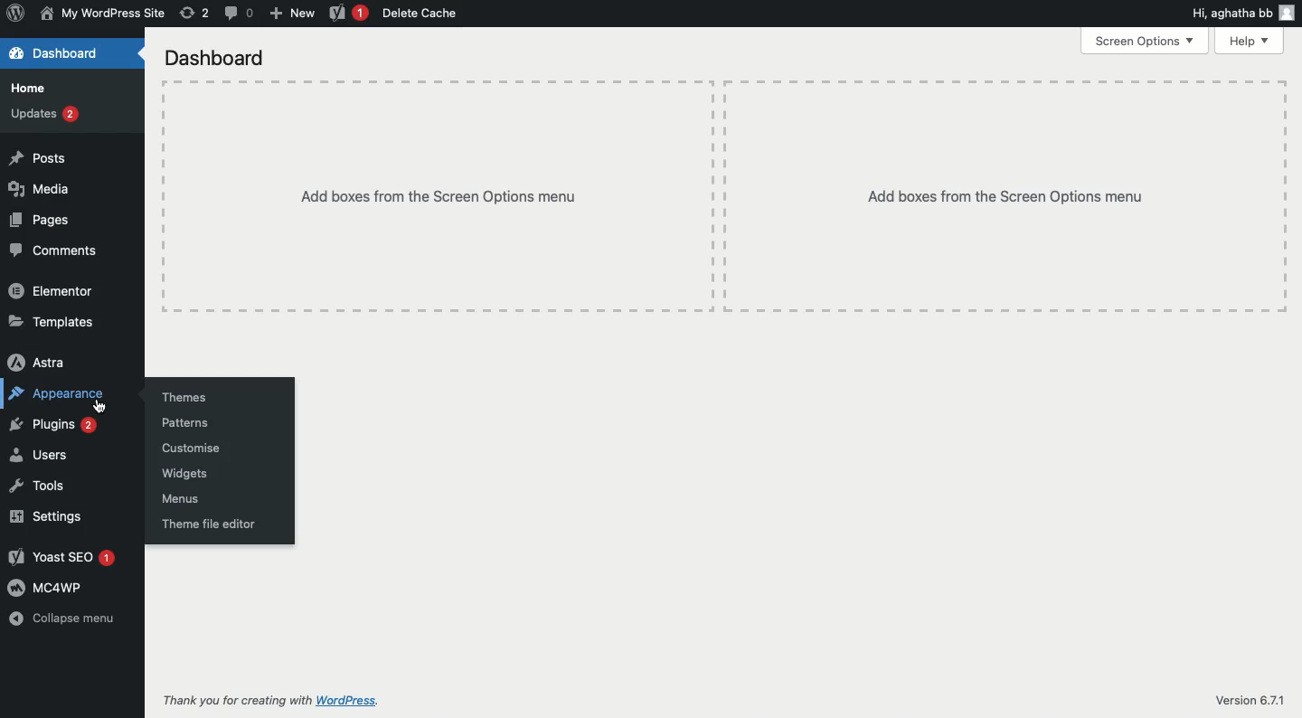 Image resolution: width=1302 pixels, height=718 pixels. Describe the element at coordinates (40, 189) in the screenshot. I see `Media` at that location.